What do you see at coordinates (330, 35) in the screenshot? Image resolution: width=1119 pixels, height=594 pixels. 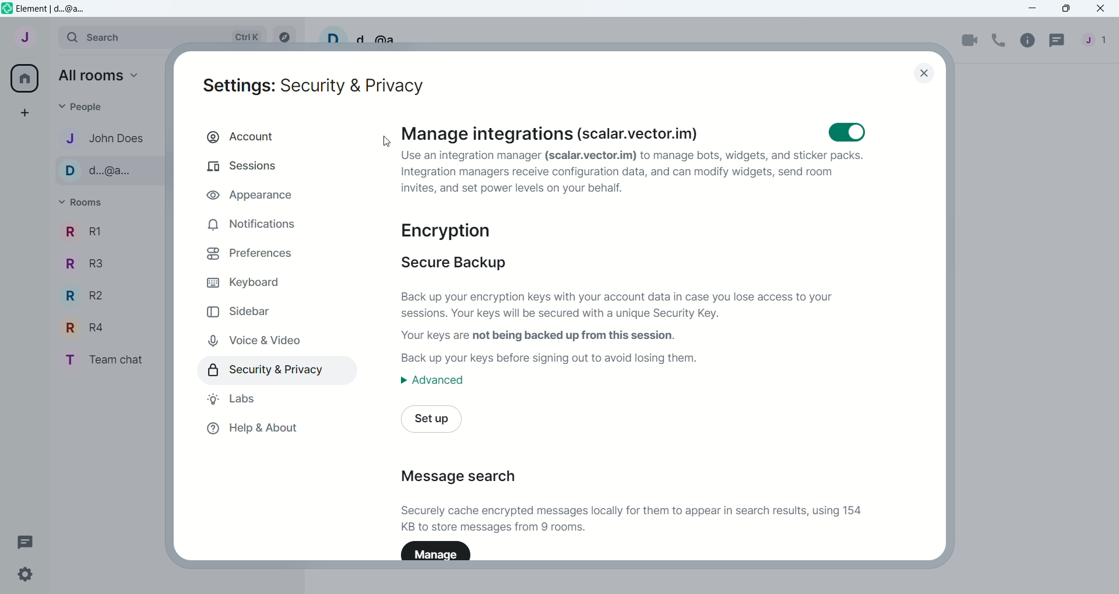 I see `D` at bounding box center [330, 35].